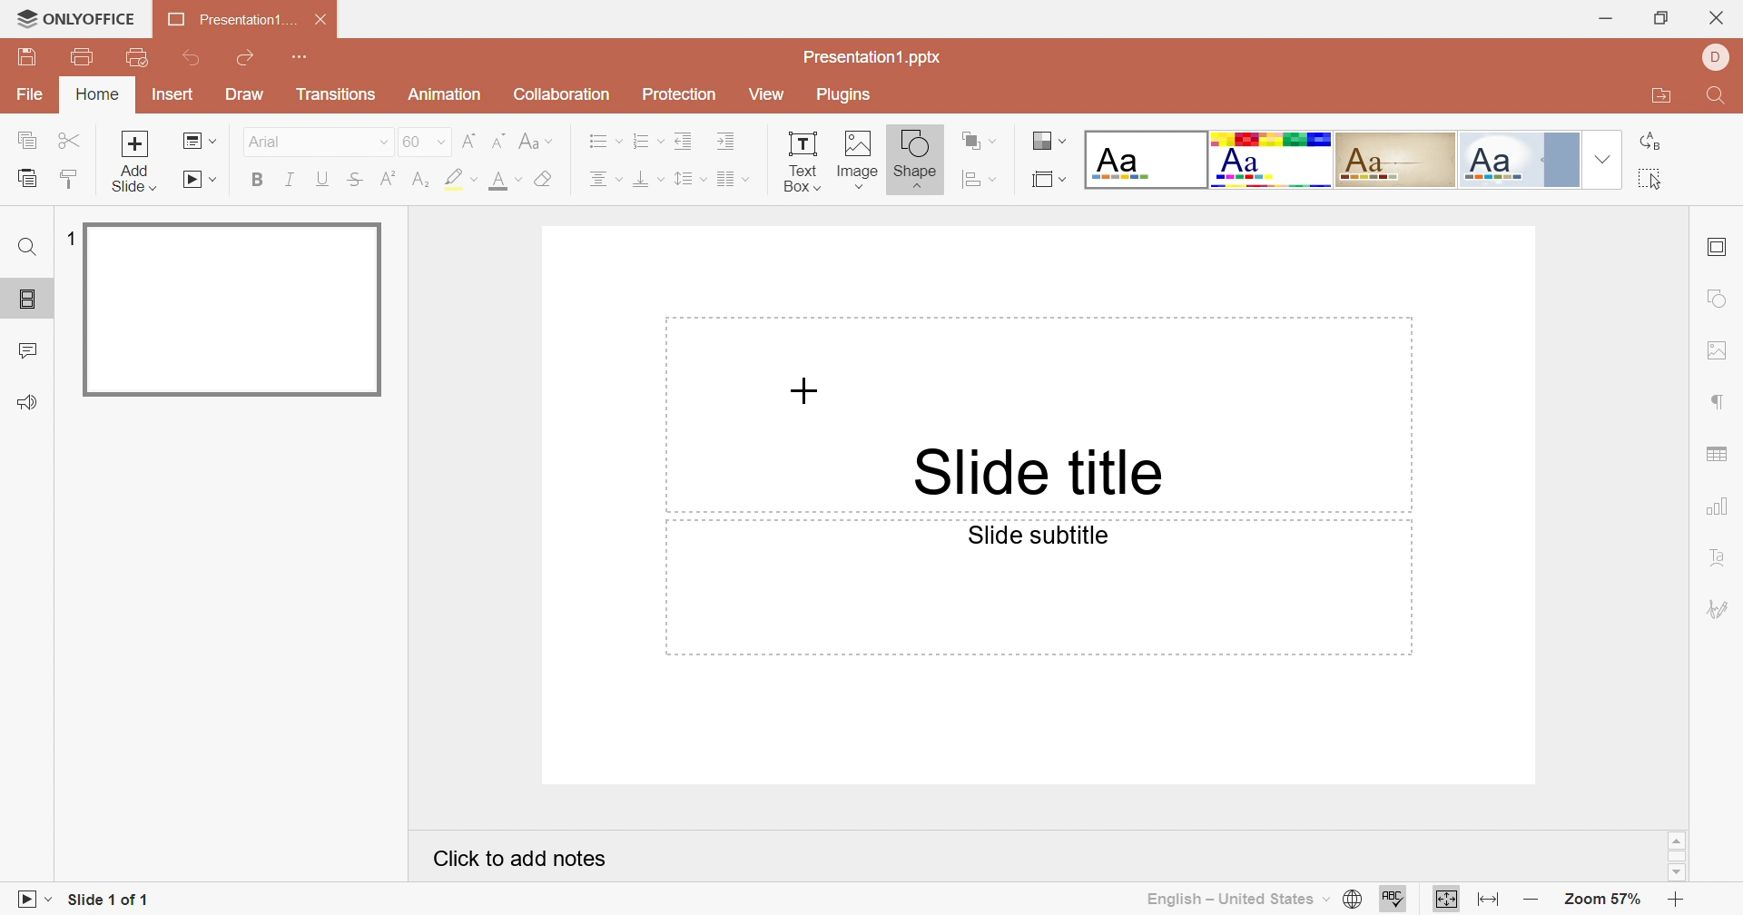 The height and width of the screenshot is (915, 1743). I want to click on Decrease indent, so click(684, 141).